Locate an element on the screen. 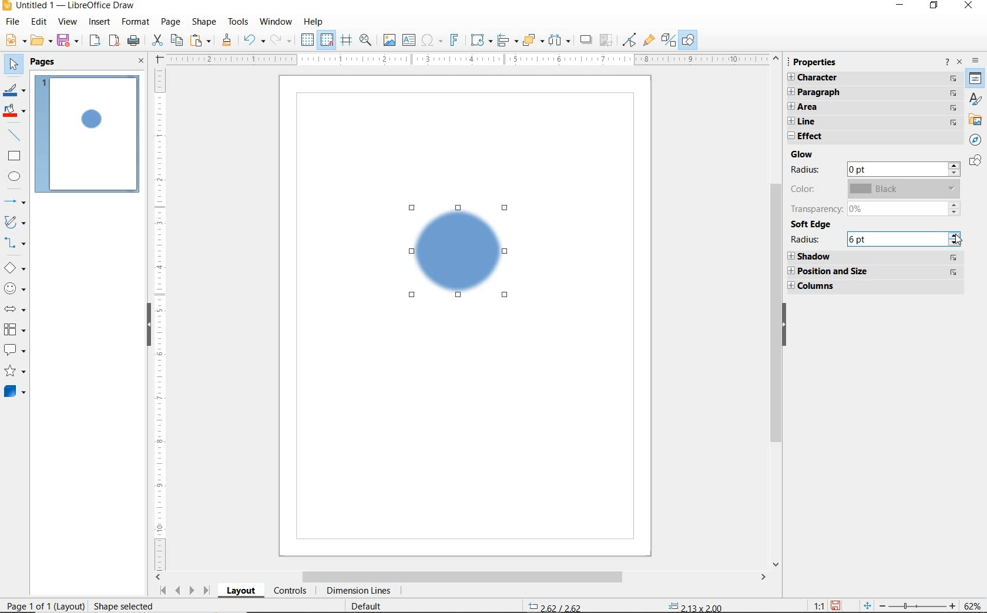 Image resolution: width=987 pixels, height=613 pixels. increase/decrease arrows is located at coordinates (955, 170).